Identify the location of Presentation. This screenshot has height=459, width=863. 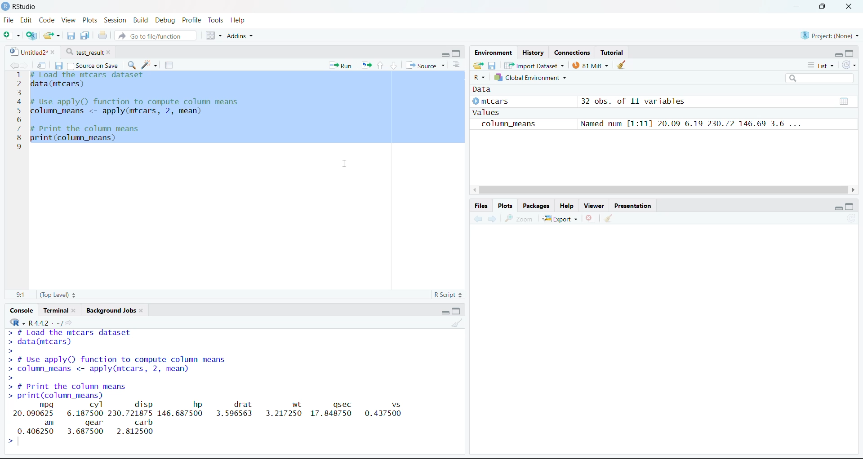
(633, 204).